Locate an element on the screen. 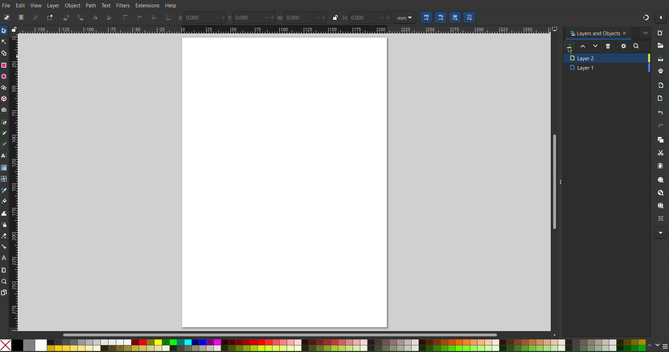 This screenshot has height=352, width=669. Zoom Object is located at coordinates (660, 194).